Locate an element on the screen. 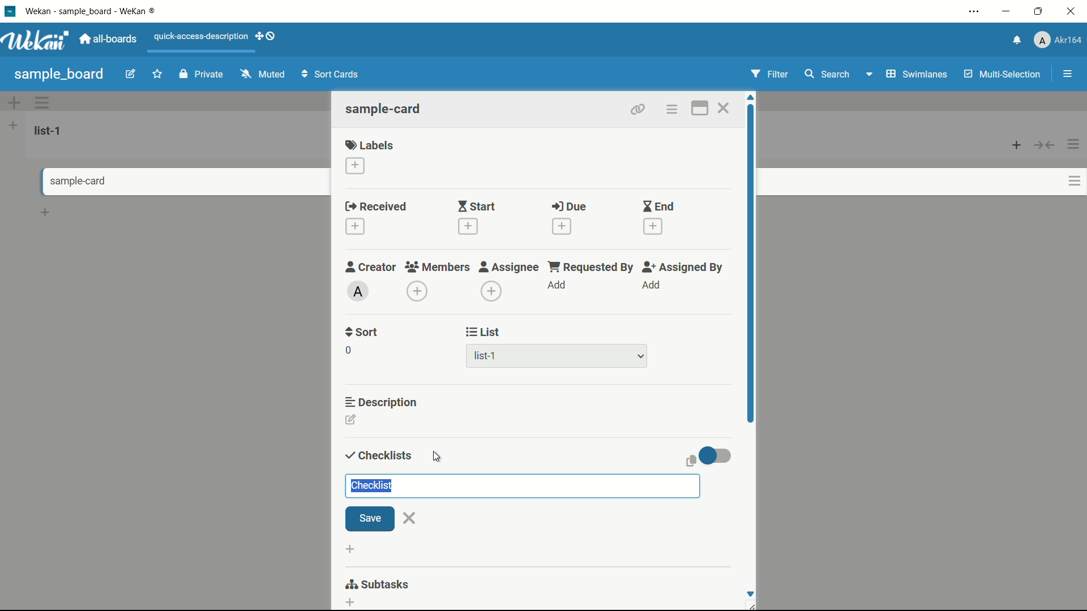  sort cards is located at coordinates (331, 75).